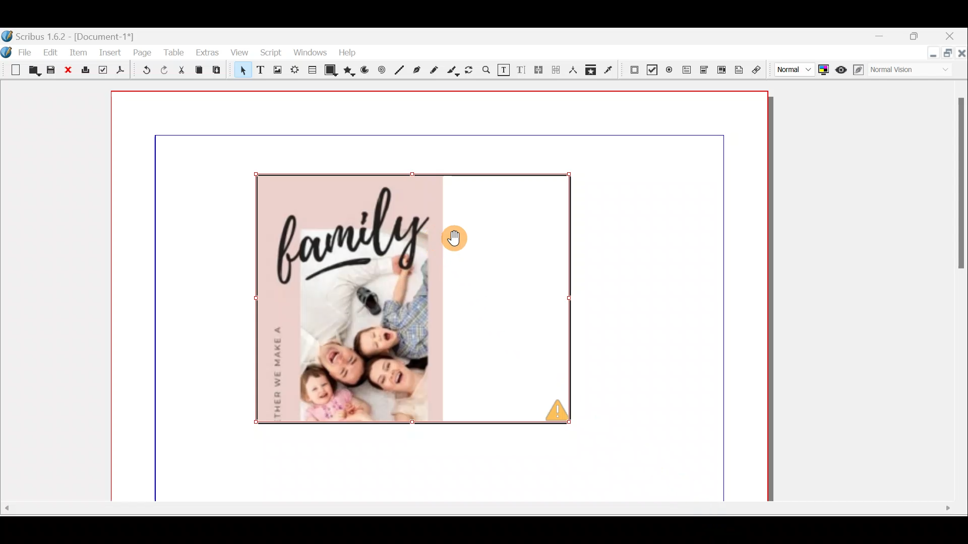  What do you see at coordinates (932, 54) in the screenshot?
I see `Minimise` at bounding box center [932, 54].